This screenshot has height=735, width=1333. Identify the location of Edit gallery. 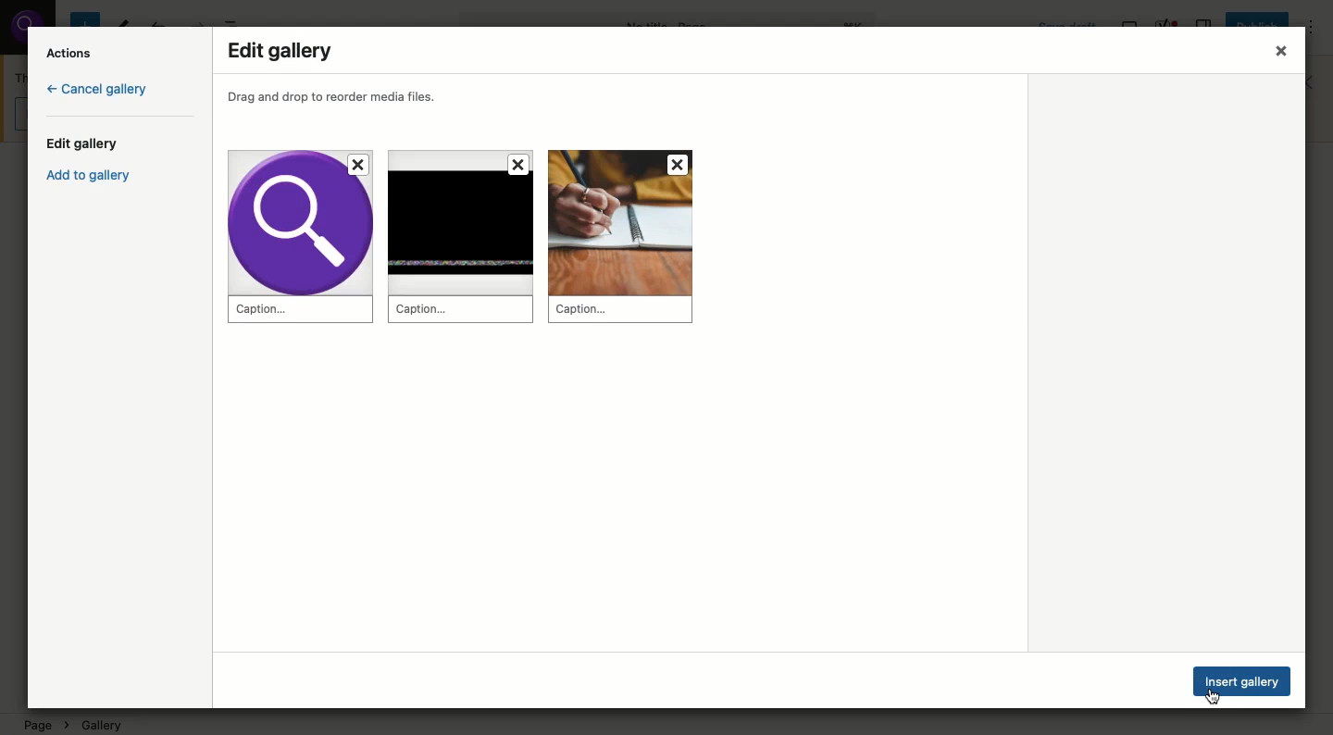
(284, 50).